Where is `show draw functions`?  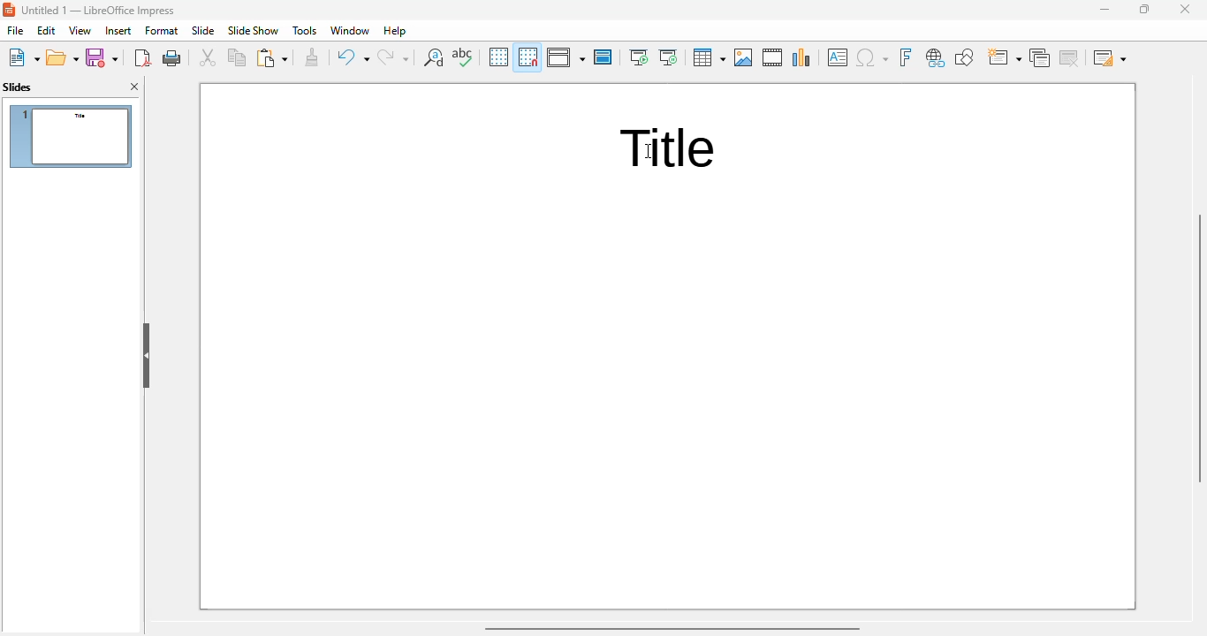 show draw functions is located at coordinates (965, 57).